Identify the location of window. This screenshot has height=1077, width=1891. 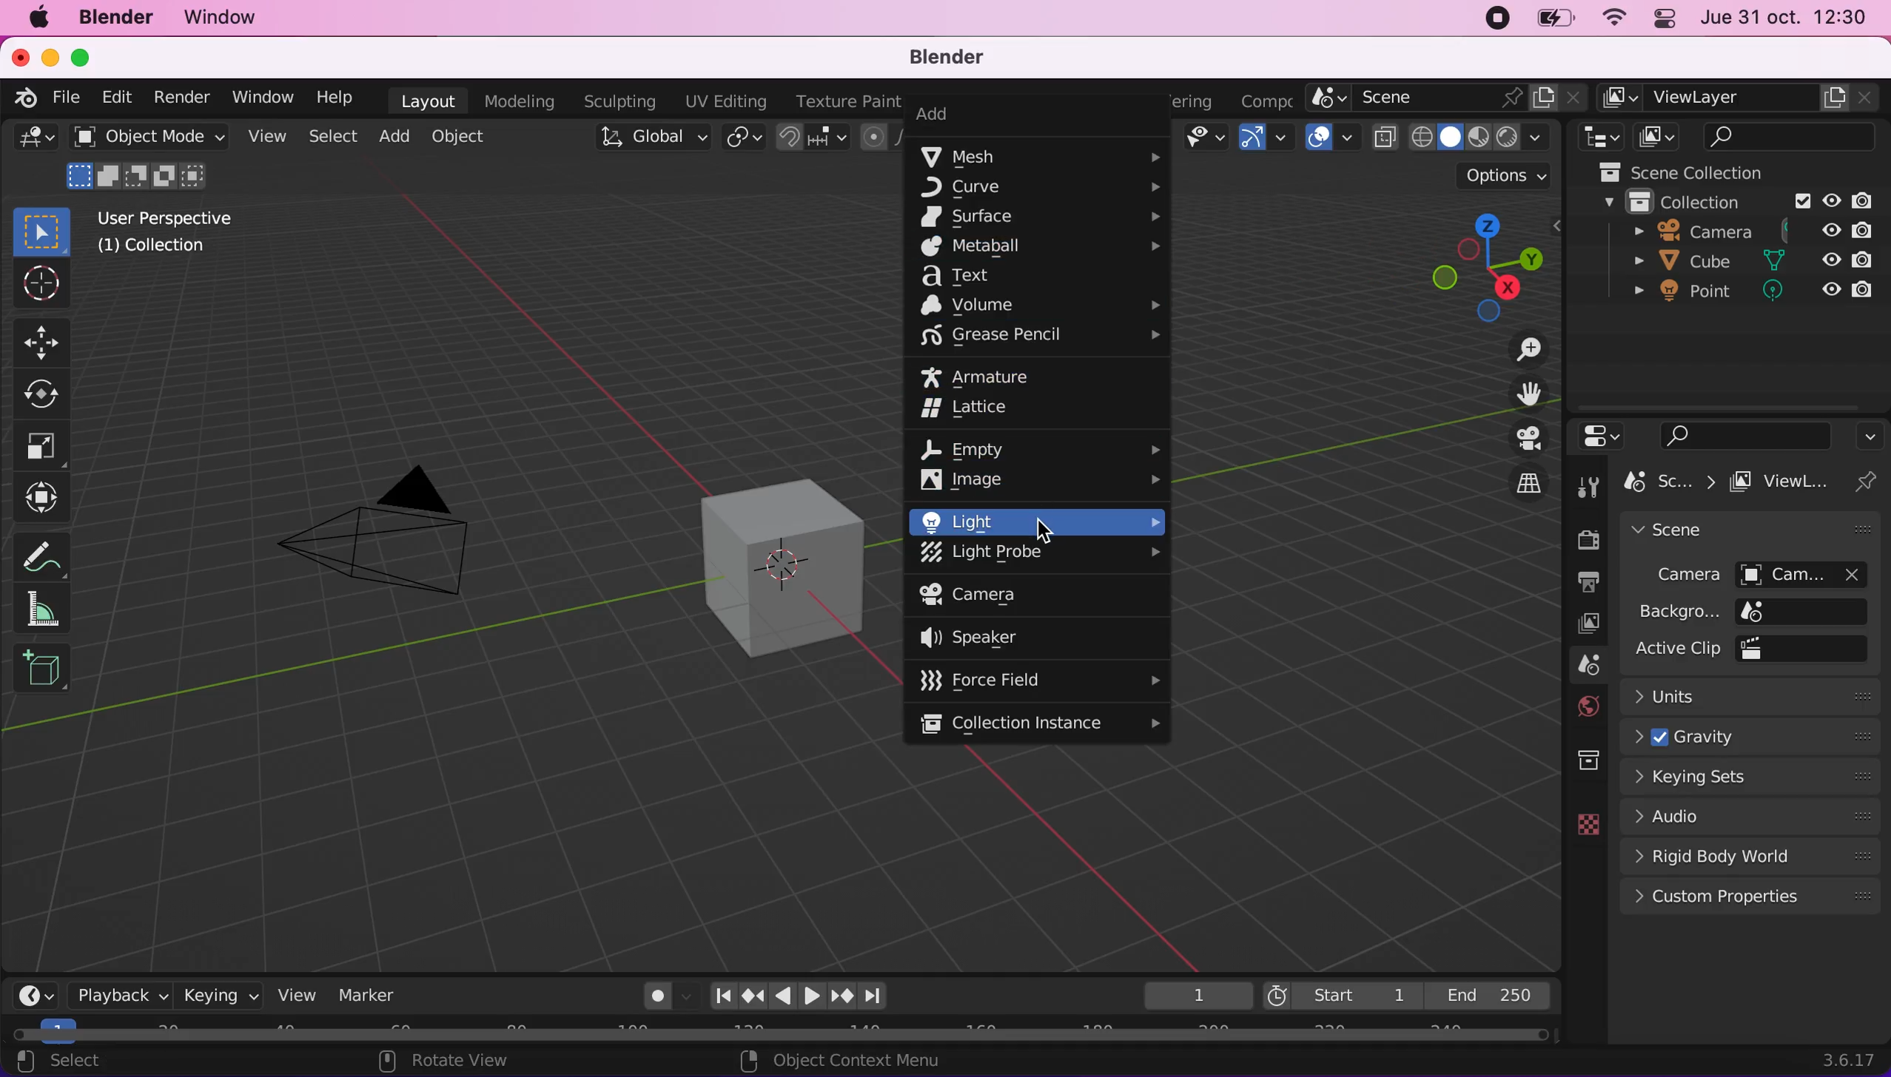
(236, 19).